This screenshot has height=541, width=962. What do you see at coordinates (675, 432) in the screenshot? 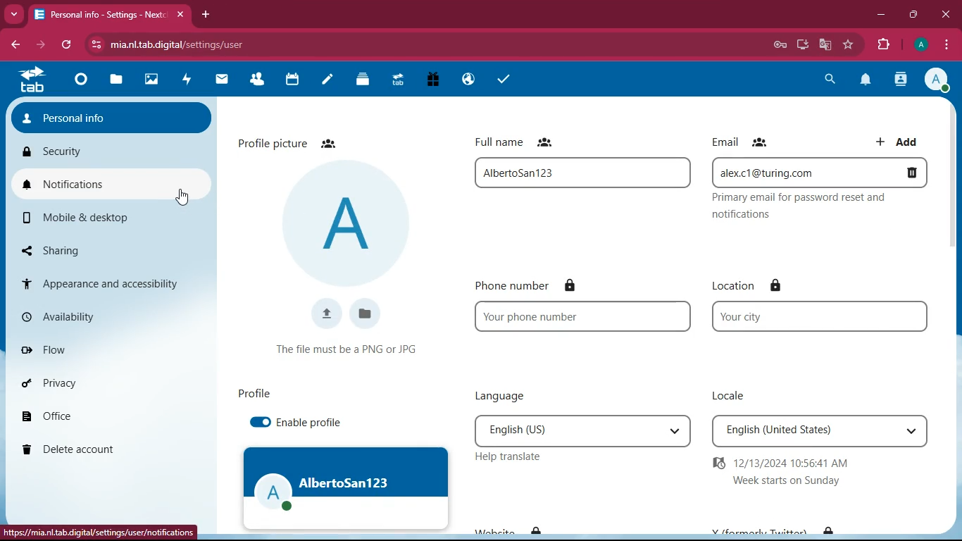
I see `drop down` at bounding box center [675, 432].